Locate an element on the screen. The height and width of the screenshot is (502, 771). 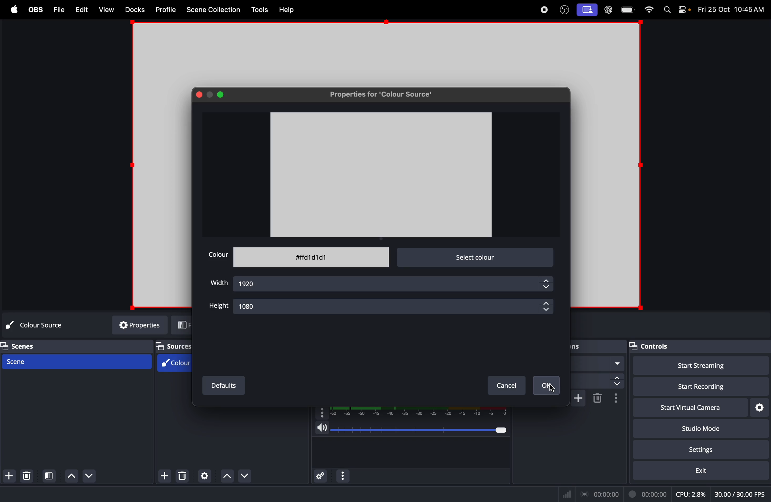
start virtual camera is located at coordinates (648, 407).